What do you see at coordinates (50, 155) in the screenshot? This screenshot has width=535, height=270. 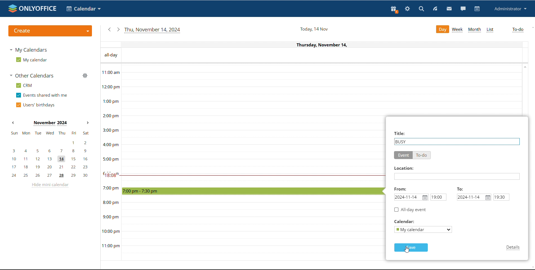 I see `mini calendar` at bounding box center [50, 155].